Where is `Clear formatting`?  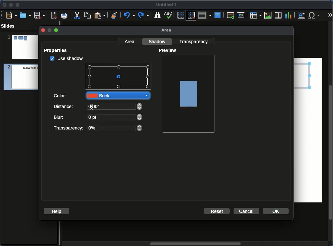 Clear formatting is located at coordinates (114, 15).